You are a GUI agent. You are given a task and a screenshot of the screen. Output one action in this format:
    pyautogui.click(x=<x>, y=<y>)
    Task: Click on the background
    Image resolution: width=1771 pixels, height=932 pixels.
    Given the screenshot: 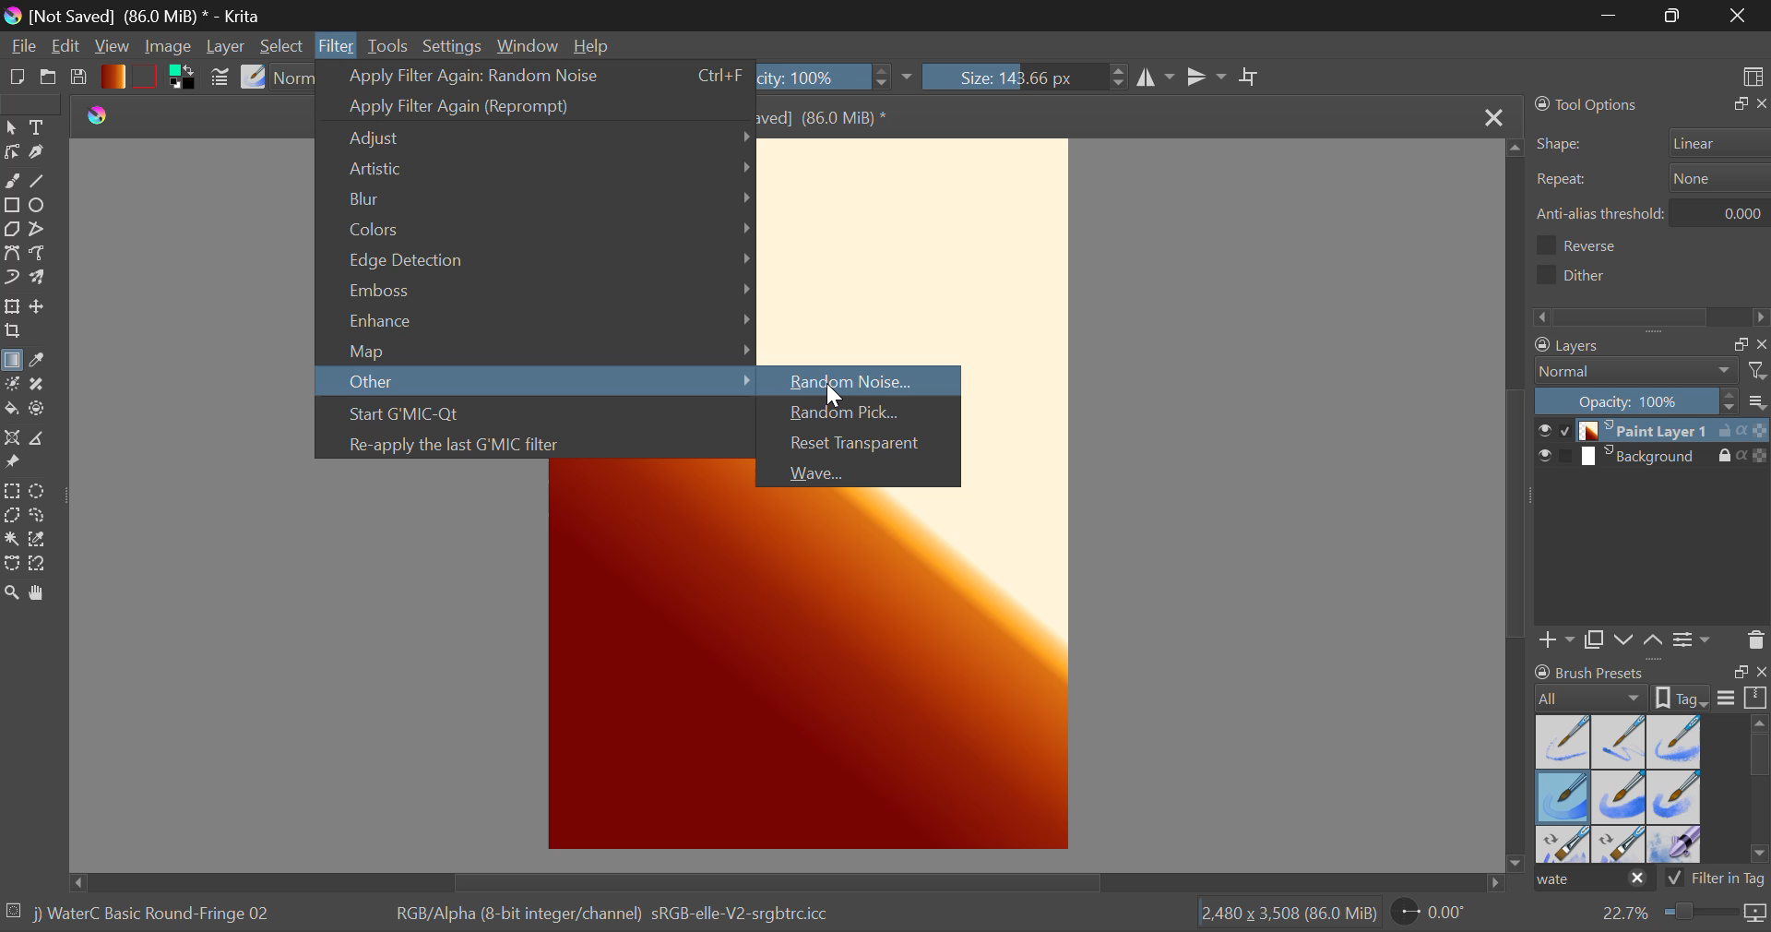 What is the action you would take?
    pyautogui.click(x=1648, y=457)
    